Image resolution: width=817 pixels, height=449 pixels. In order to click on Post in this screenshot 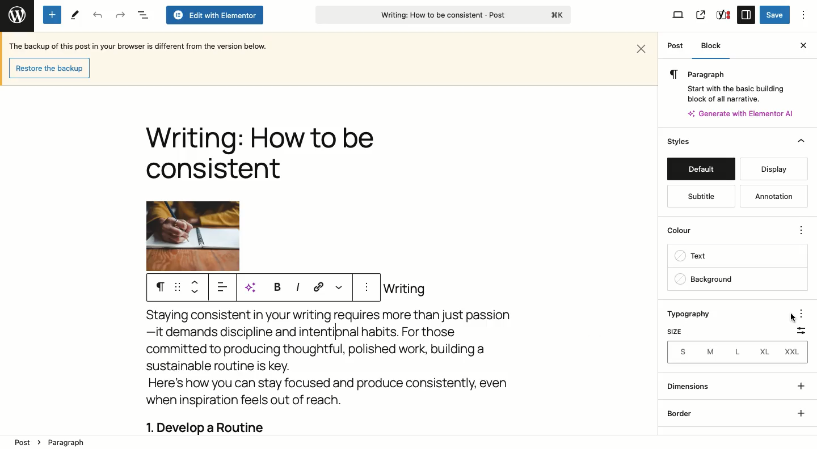, I will do `click(22, 442)`.